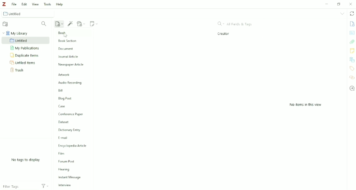  I want to click on Untitled, so click(29, 13).